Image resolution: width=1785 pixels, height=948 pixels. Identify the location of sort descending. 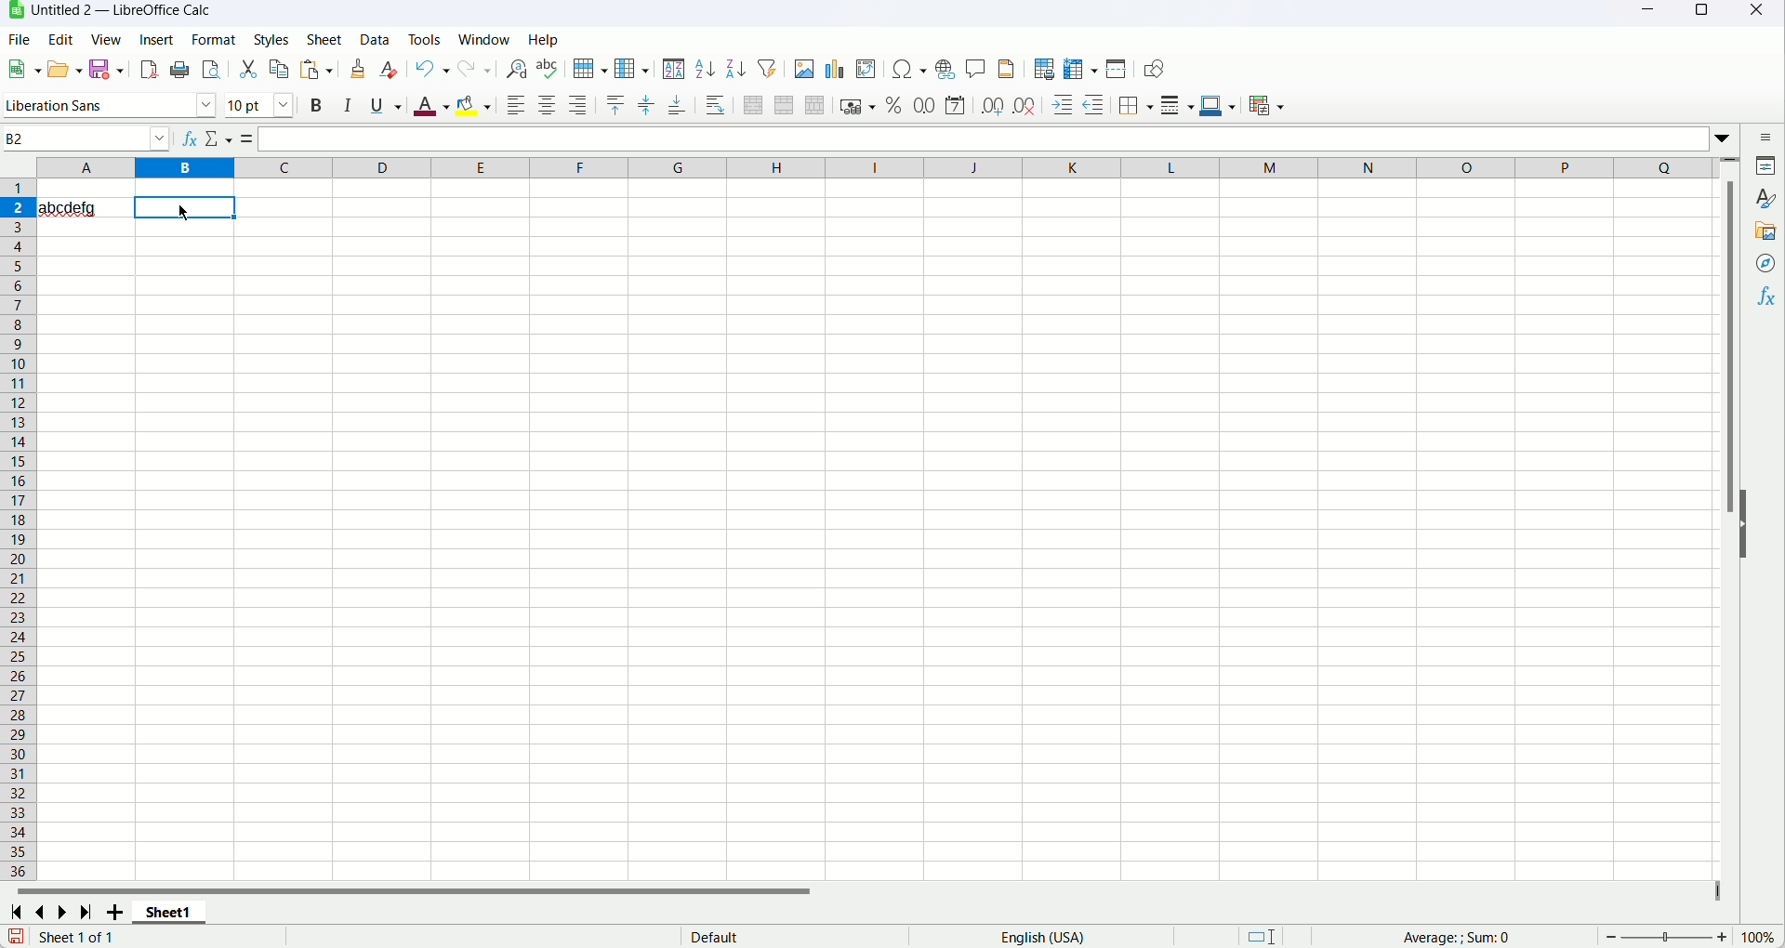
(736, 70).